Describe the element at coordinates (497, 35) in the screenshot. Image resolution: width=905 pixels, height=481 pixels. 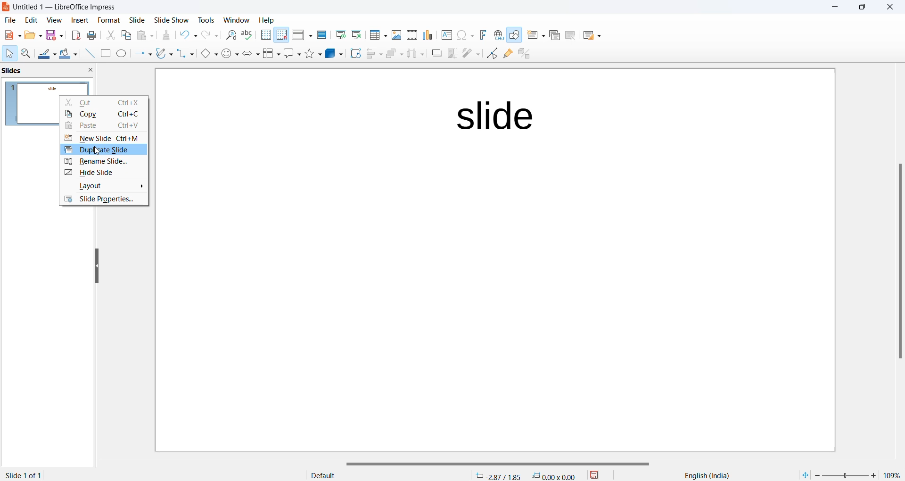
I see `Insert hyperlink` at that location.